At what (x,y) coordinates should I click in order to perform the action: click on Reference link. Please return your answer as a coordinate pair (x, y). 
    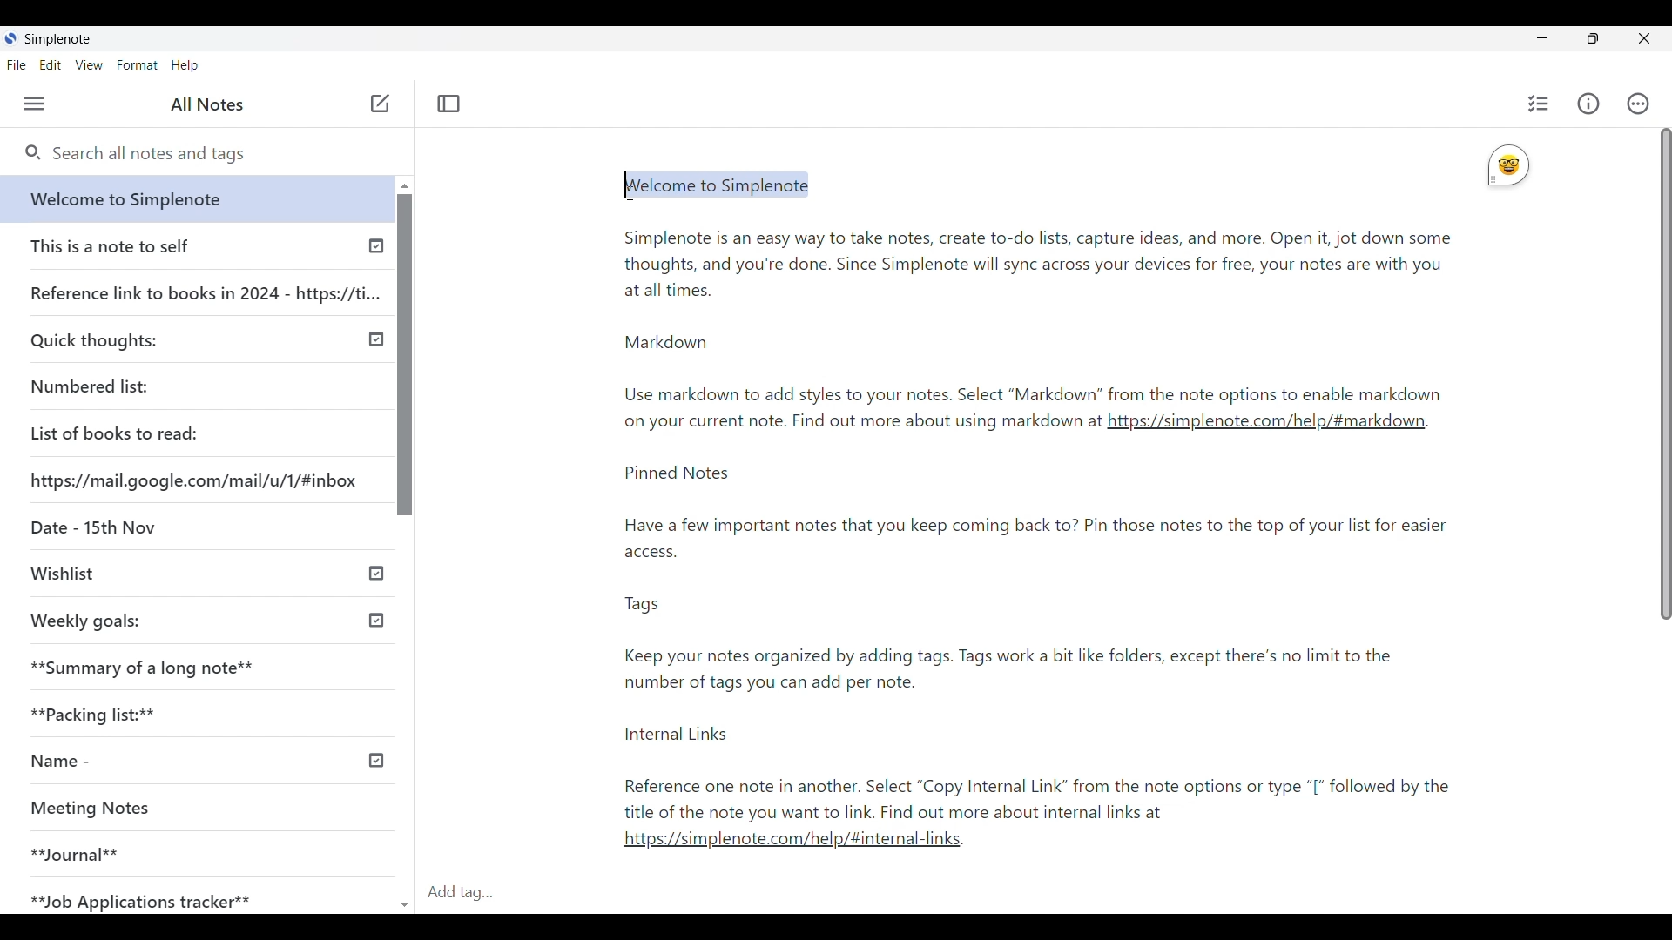
    Looking at the image, I should click on (206, 291).